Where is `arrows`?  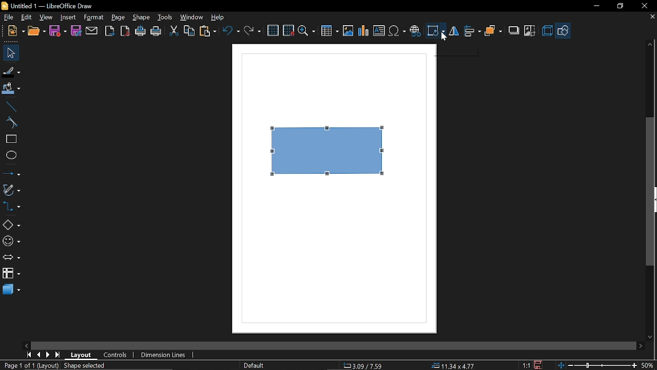 arrows is located at coordinates (11, 258).